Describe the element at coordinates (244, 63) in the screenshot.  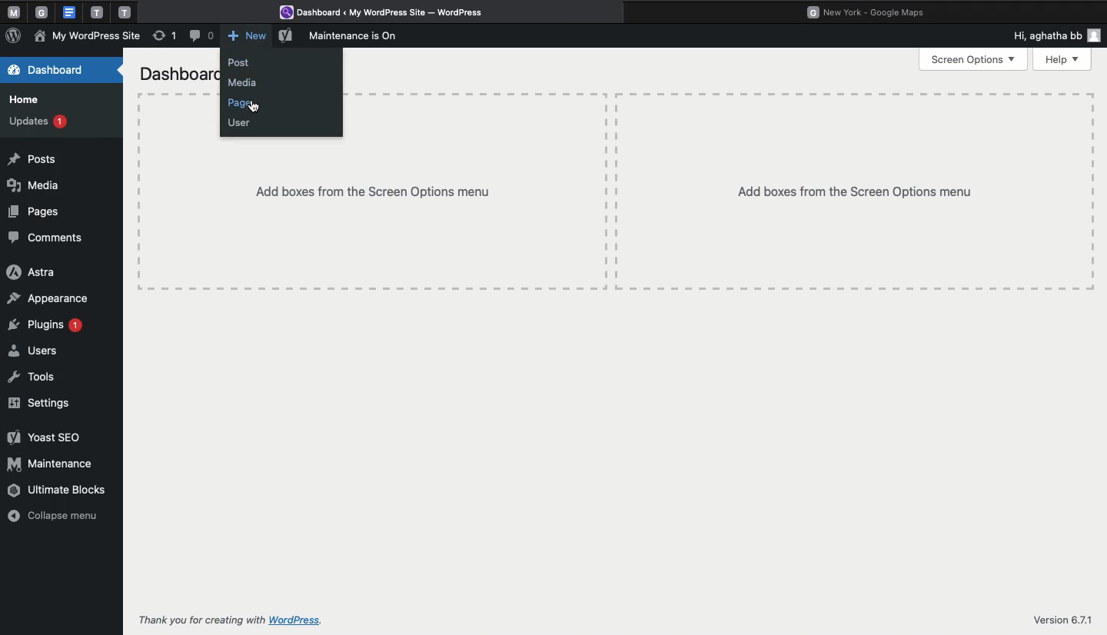
I see `Post` at that location.